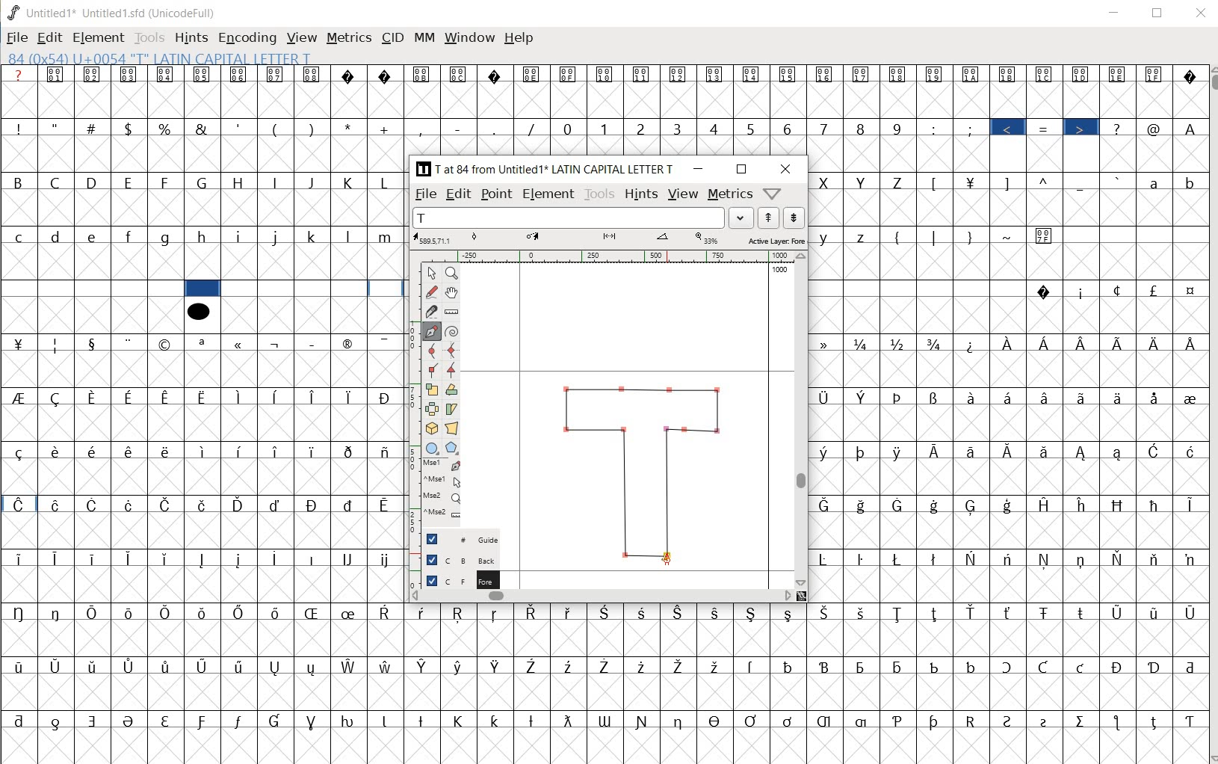  I want to click on Symbol, so click(534, 720).